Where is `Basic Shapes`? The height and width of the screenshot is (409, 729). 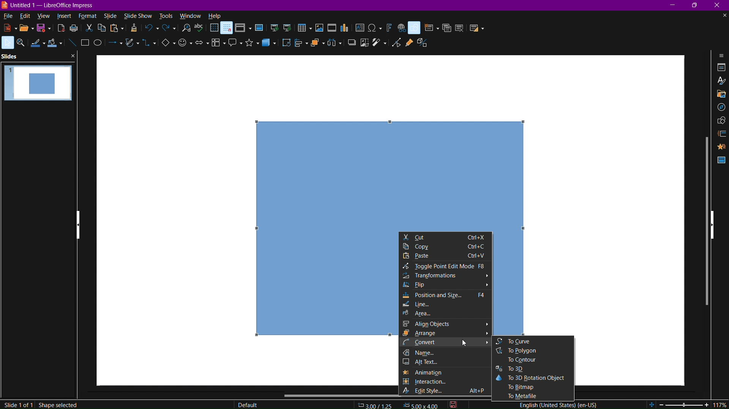 Basic Shapes is located at coordinates (165, 46).